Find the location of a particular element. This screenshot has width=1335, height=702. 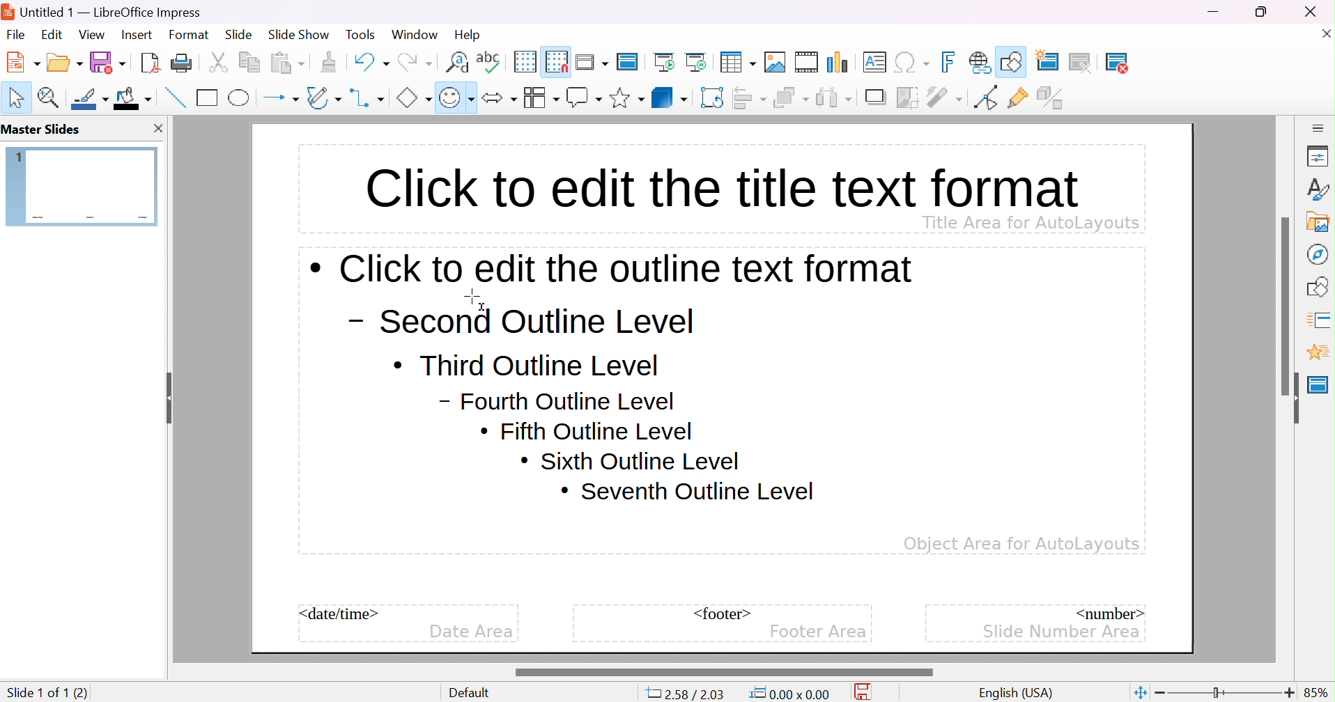

close is located at coordinates (157, 128).